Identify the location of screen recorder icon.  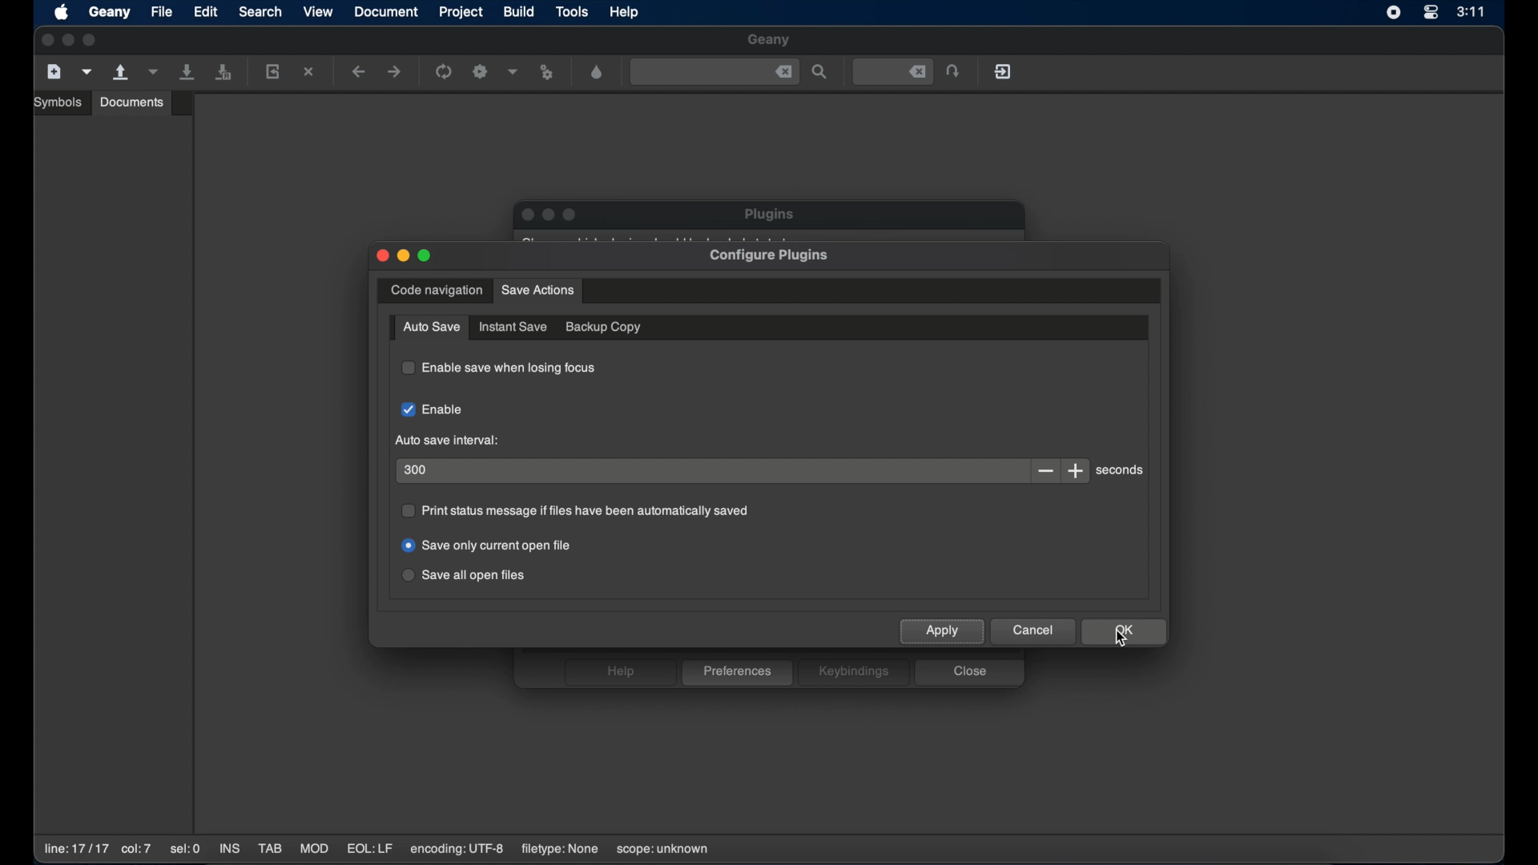
(1394, 13).